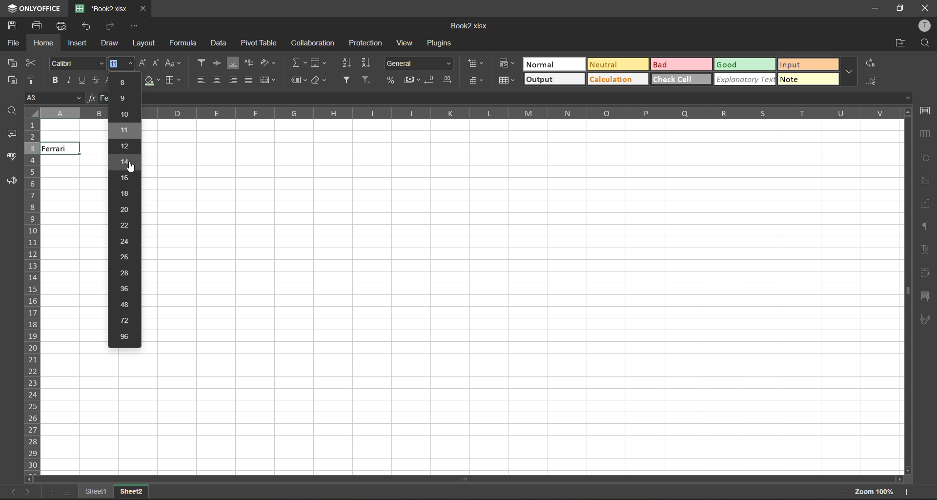  I want to click on 11, so click(124, 132).